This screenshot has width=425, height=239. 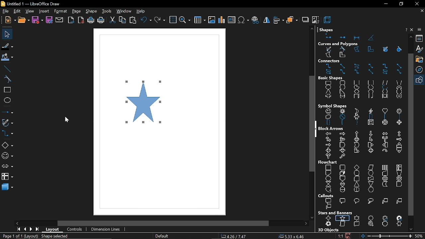 I want to click on print directly, so click(x=90, y=20).